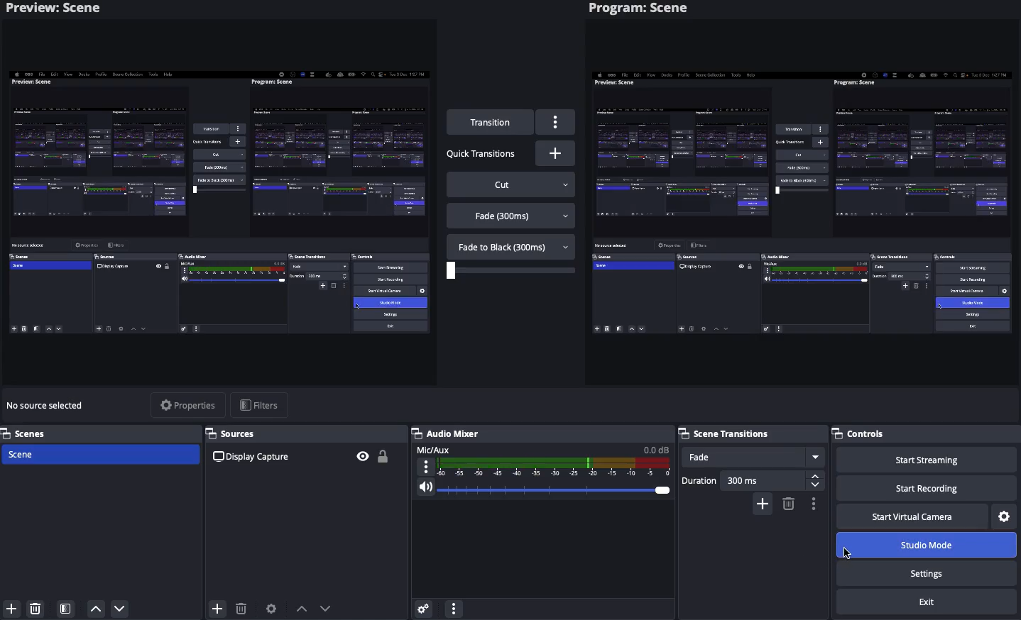  Describe the element at coordinates (925, 603) in the screenshot. I see `Exit` at that location.